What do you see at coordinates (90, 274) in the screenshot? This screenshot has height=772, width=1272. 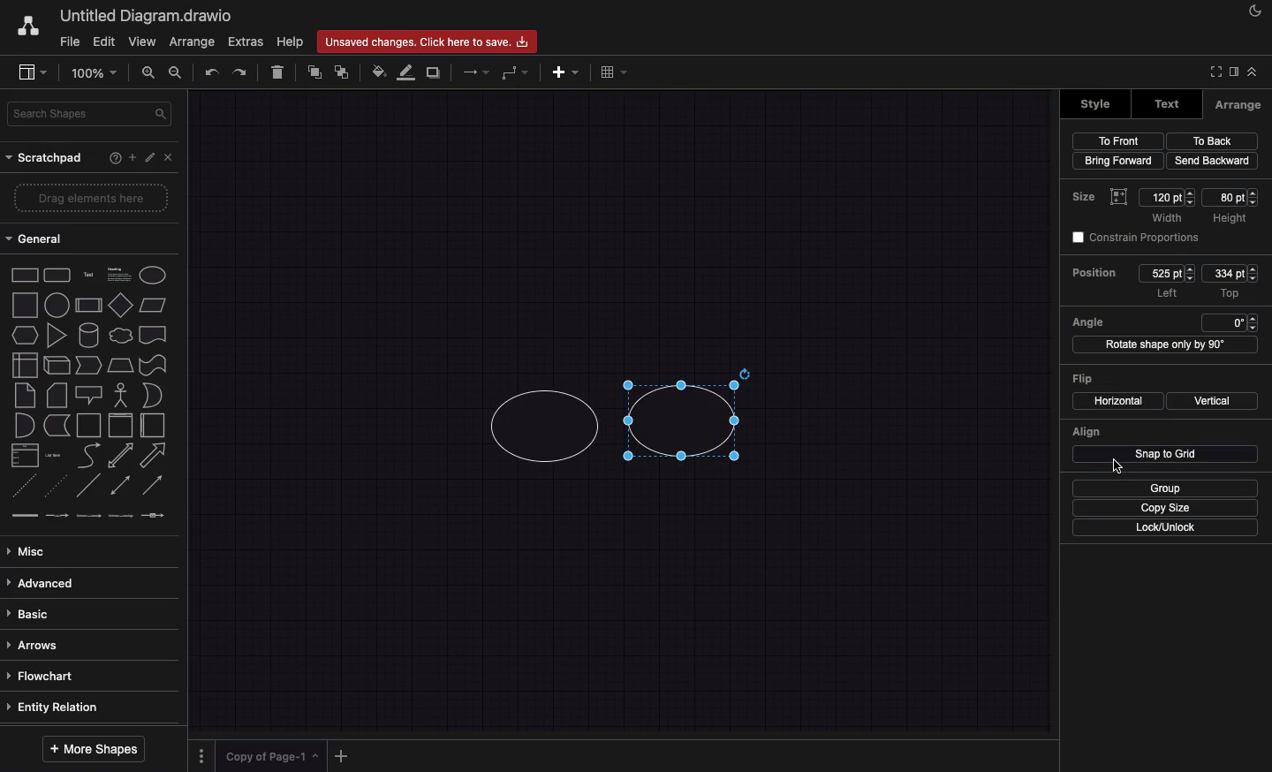 I see `text` at bounding box center [90, 274].